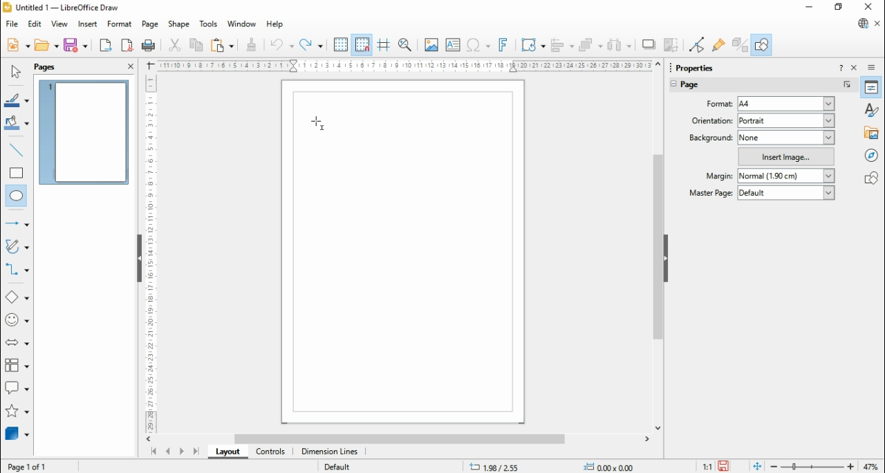 Image resolution: width=885 pixels, height=473 pixels. What do you see at coordinates (718, 176) in the screenshot?
I see `margin` at bounding box center [718, 176].